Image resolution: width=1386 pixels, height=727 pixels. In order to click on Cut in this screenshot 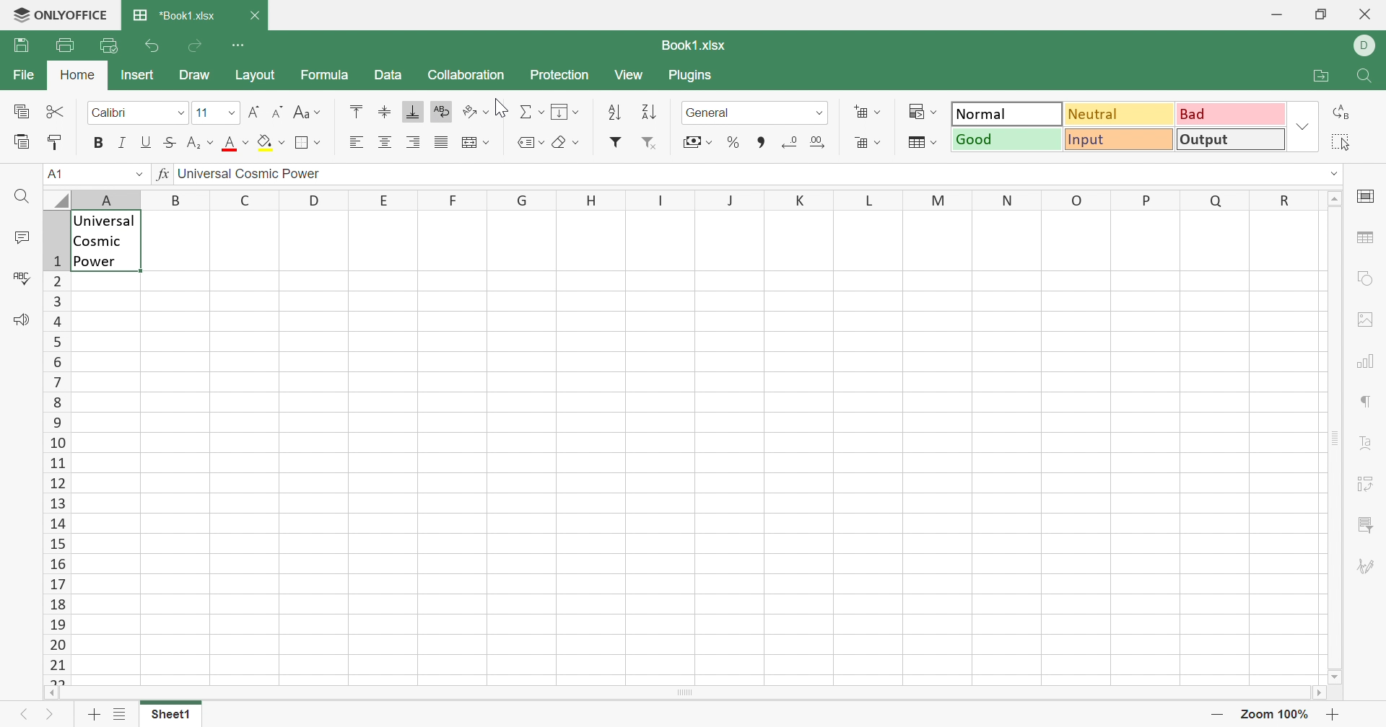, I will do `click(58, 112)`.